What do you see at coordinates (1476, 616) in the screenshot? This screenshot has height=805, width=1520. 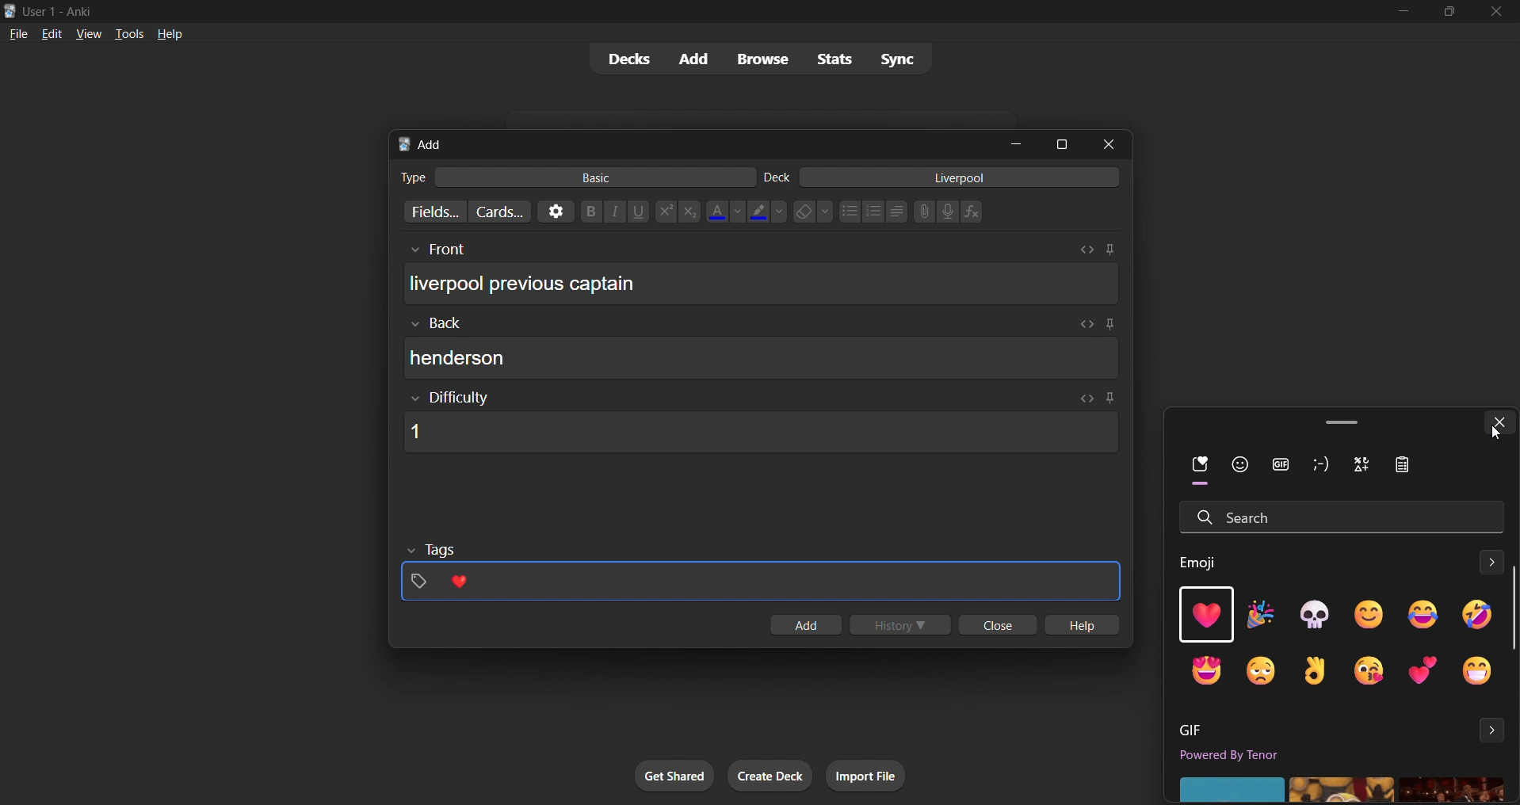 I see `emoji` at bounding box center [1476, 616].